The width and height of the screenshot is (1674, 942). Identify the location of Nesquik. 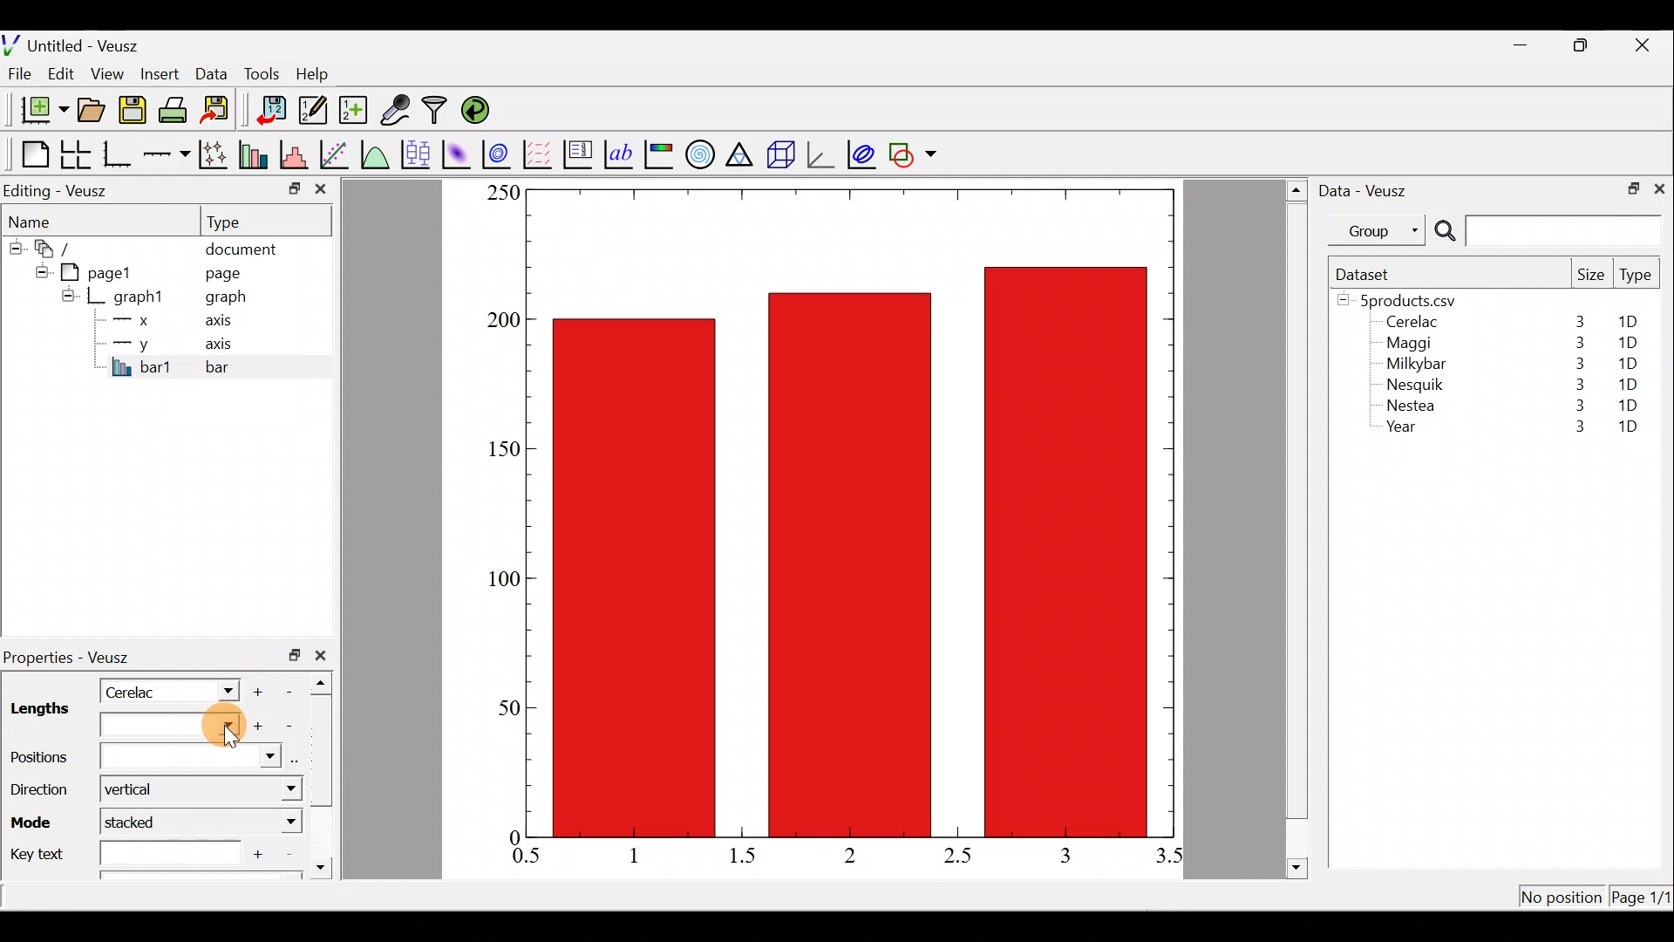
(1412, 385).